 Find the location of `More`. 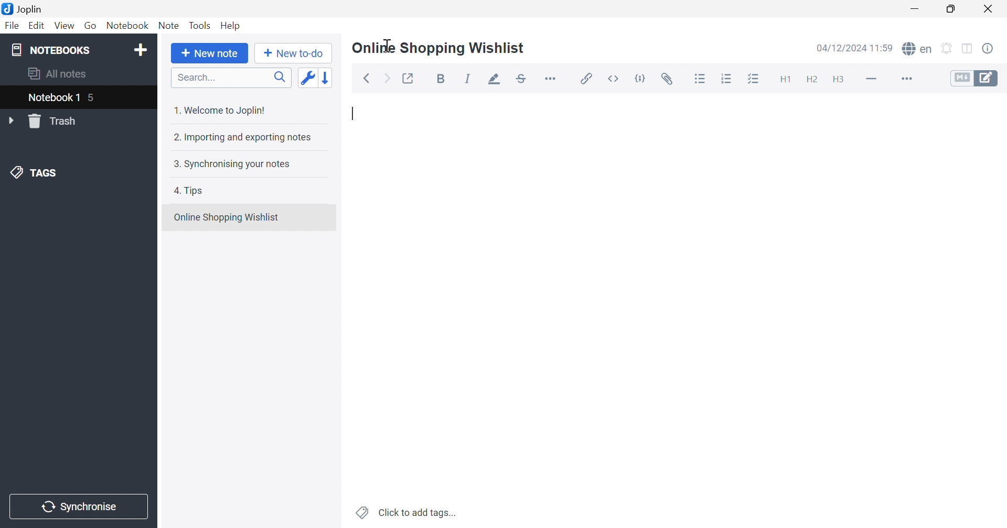

More is located at coordinates (908, 79).